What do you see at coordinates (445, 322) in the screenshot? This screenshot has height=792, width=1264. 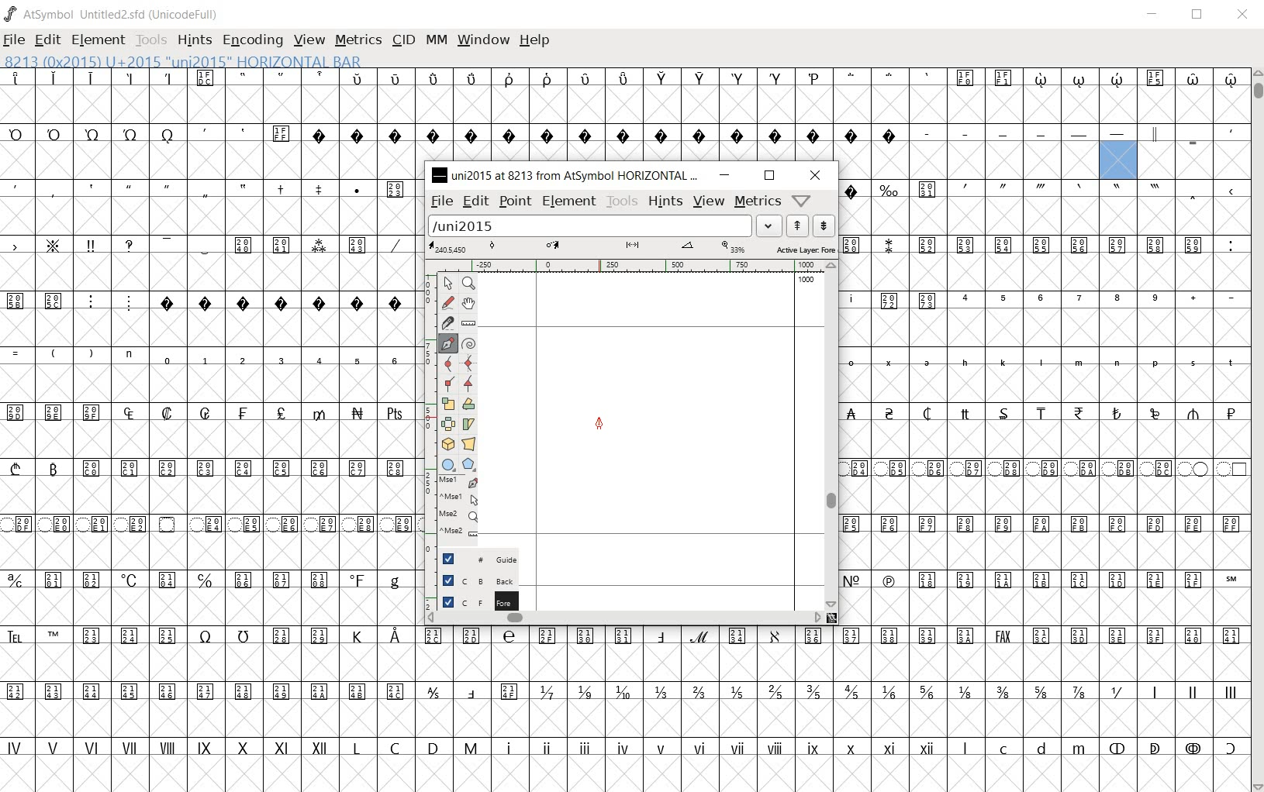 I see `cut splines in two` at bounding box center [445, 322].